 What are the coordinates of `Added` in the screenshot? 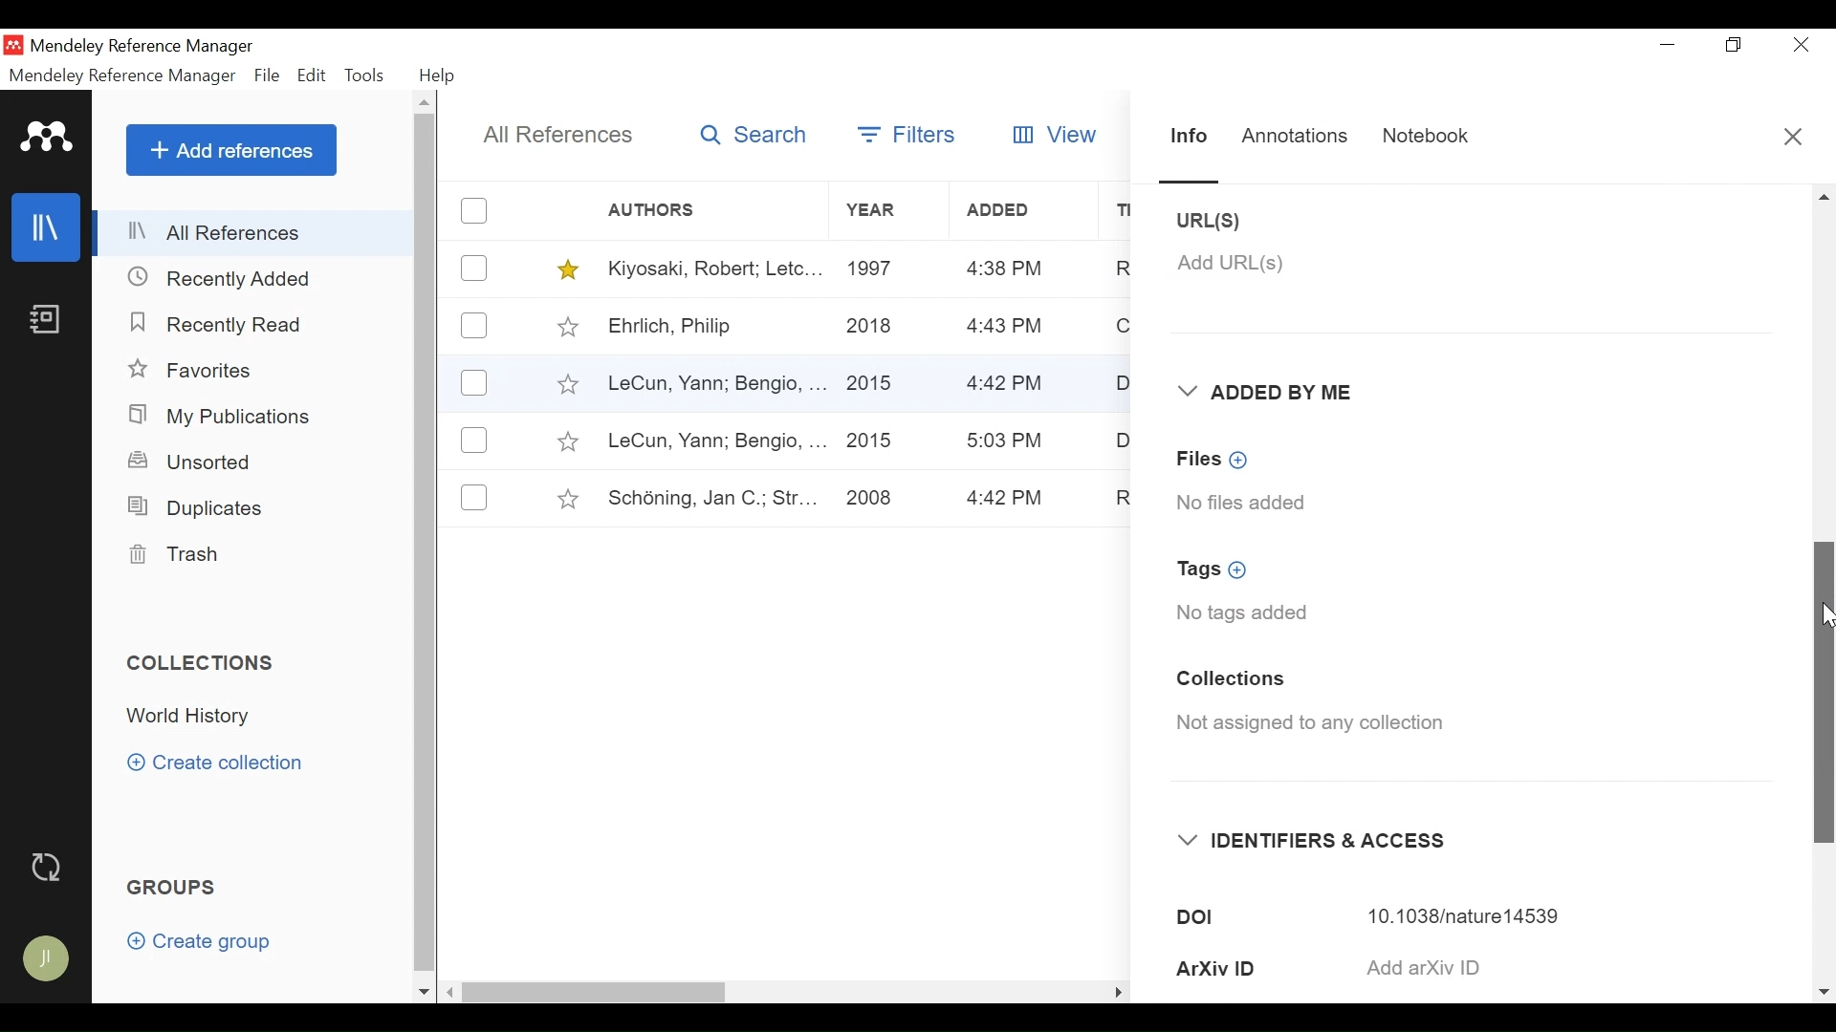 It's located at (1026, 210).